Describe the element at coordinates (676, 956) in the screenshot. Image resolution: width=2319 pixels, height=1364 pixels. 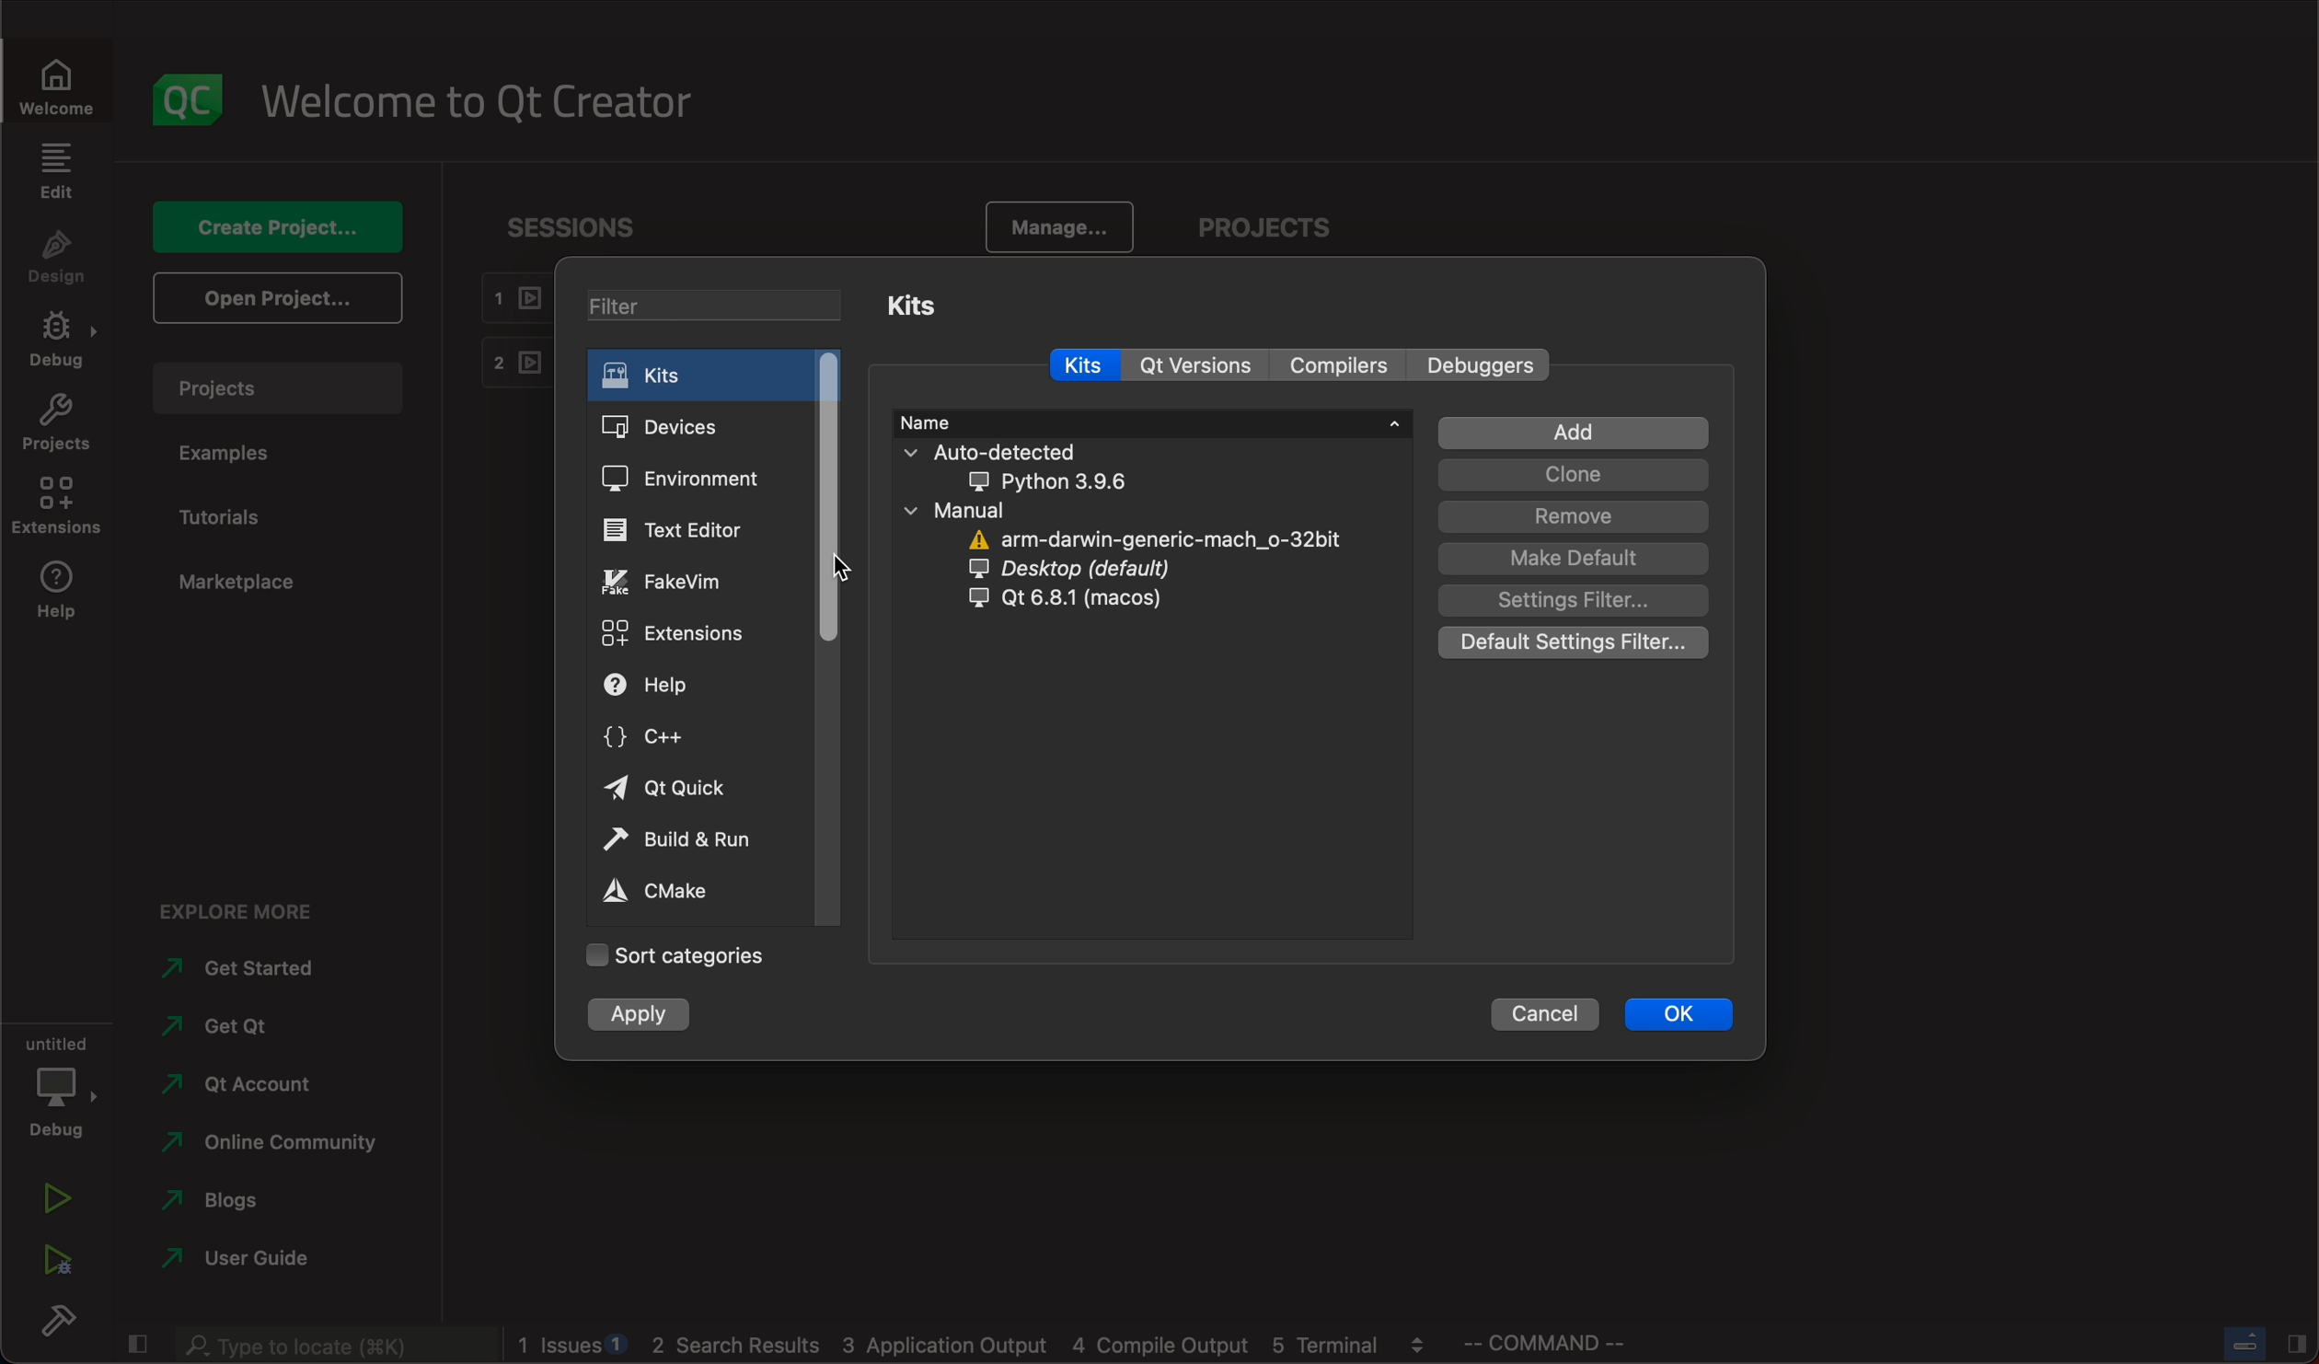
I see `categories` at that location.